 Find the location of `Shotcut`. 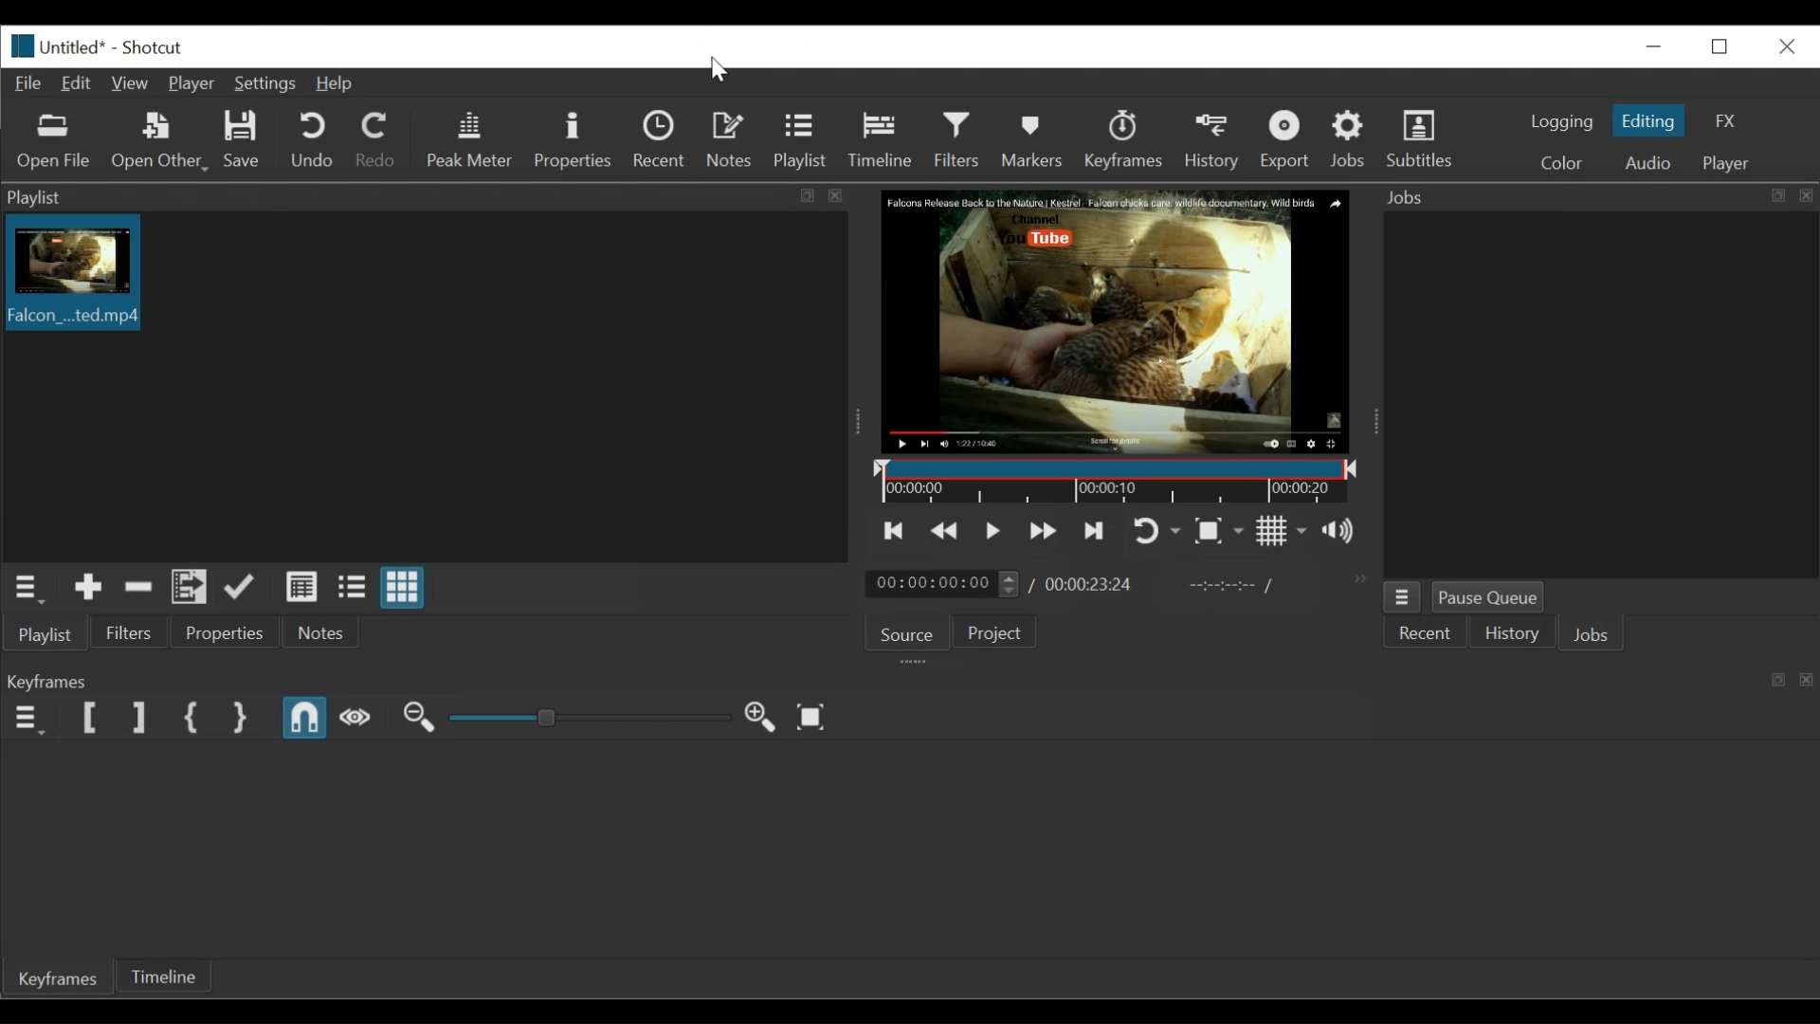

Shotcut is located at coordinates (155, 49).